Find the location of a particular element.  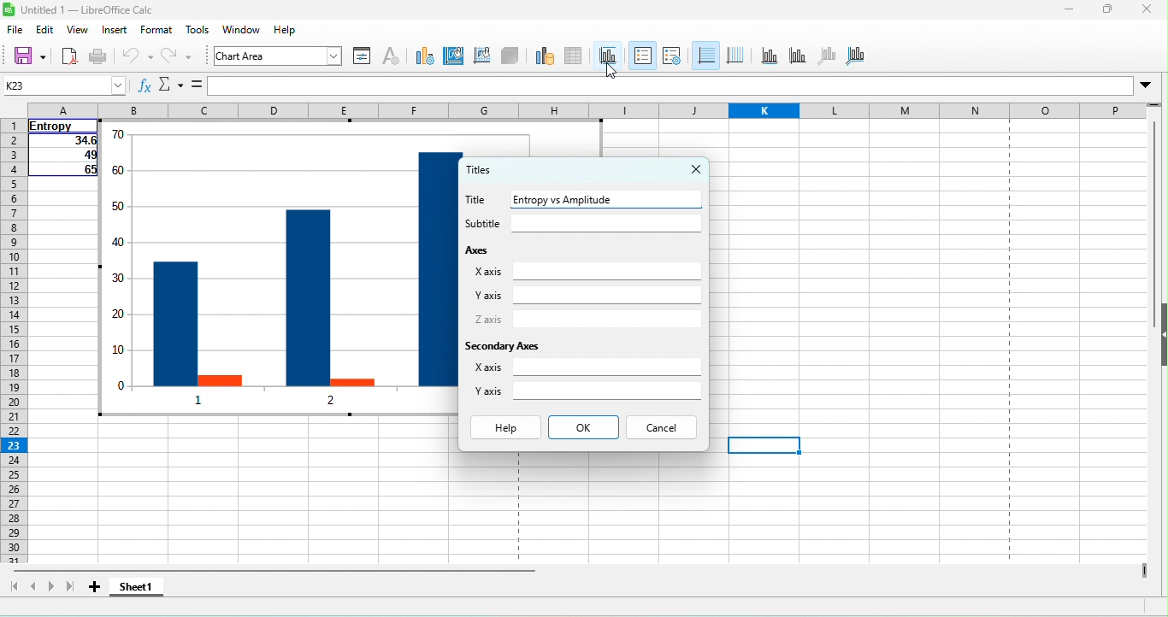

maximize is located at coordinates (1111, 9).